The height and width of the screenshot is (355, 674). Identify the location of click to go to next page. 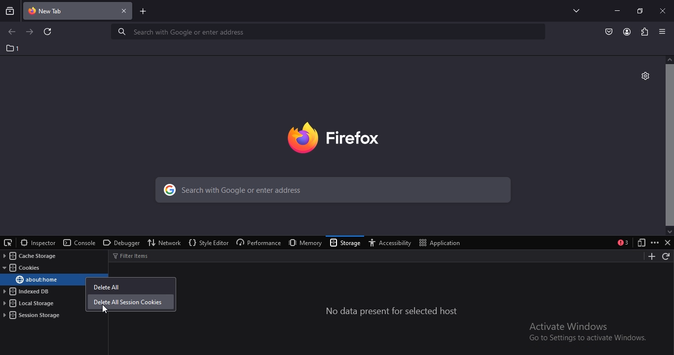
(30, 31).